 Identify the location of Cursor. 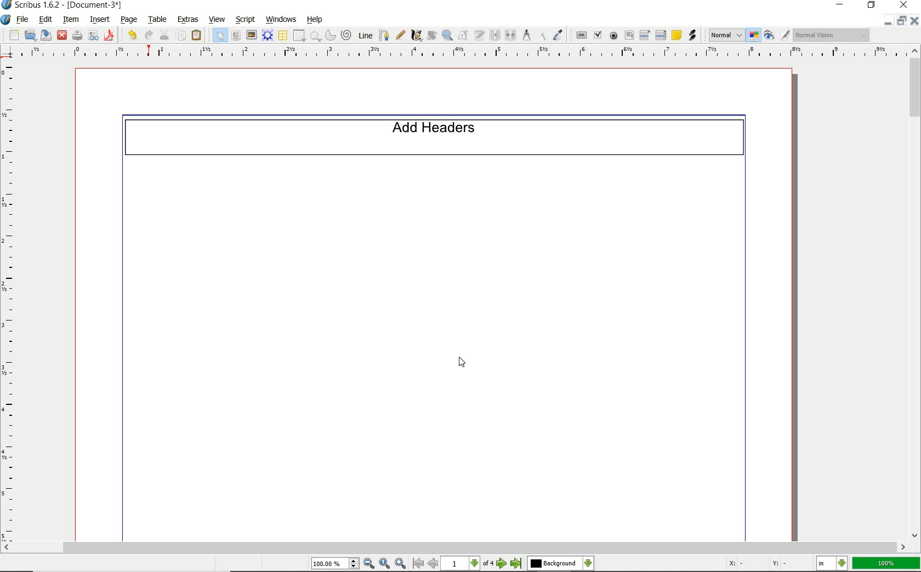
(462, 362).